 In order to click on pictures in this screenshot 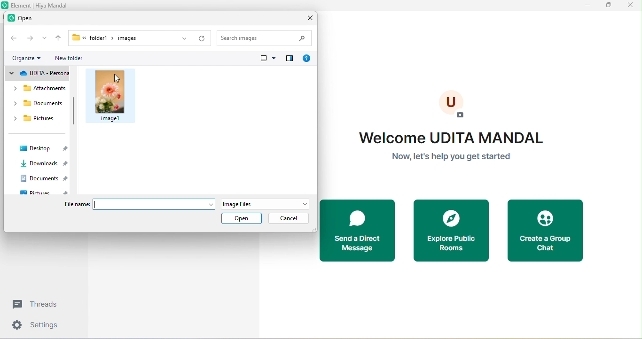, I will do `click(43, 193)`.